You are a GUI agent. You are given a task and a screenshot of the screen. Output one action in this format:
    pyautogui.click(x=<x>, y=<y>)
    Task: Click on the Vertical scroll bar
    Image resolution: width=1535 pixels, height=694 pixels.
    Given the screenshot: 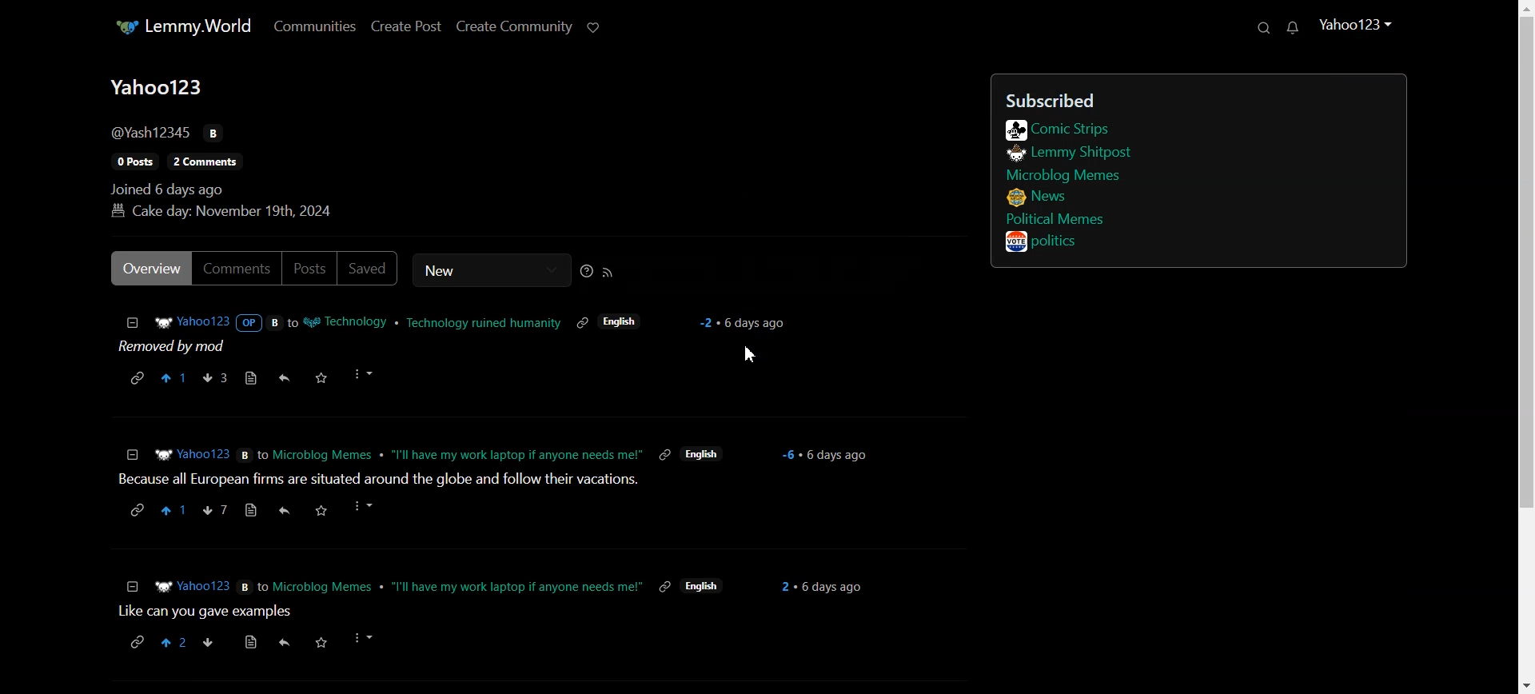 What is the action you would take?
    pyautogui.click(x=1525, y=347)
    